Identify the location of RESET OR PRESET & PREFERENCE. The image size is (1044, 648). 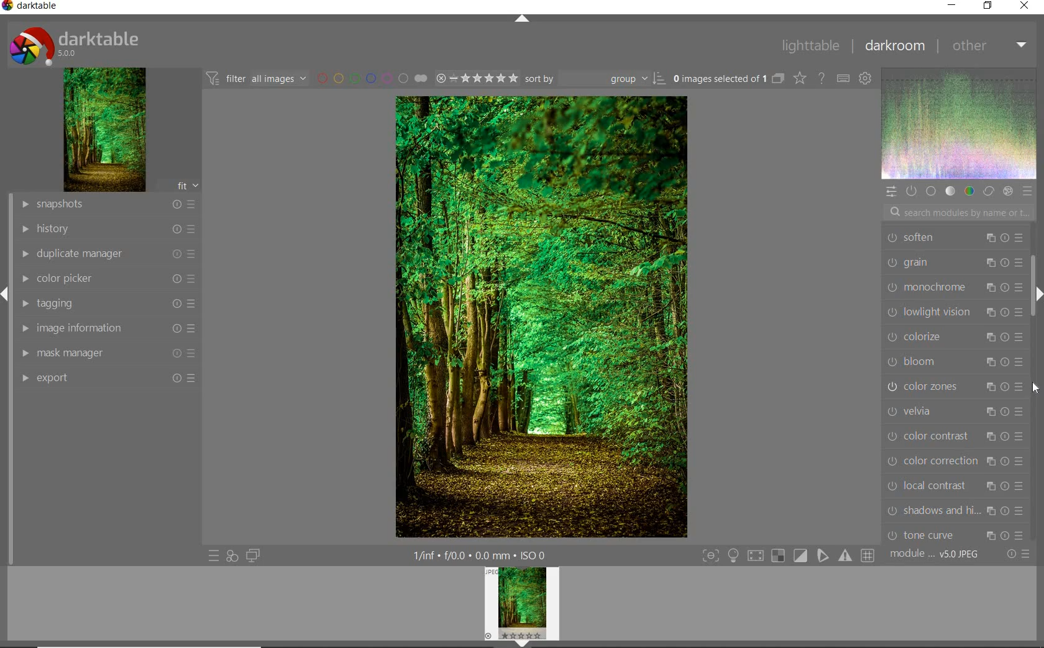
(1019, 554).